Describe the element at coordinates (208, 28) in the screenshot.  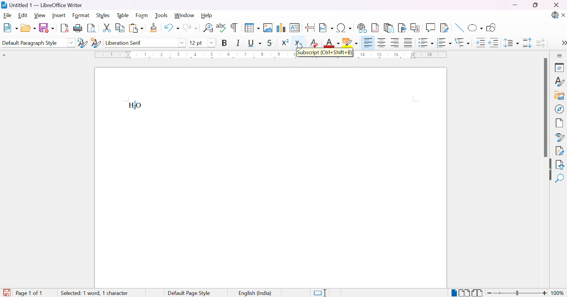
I see `` at that location.